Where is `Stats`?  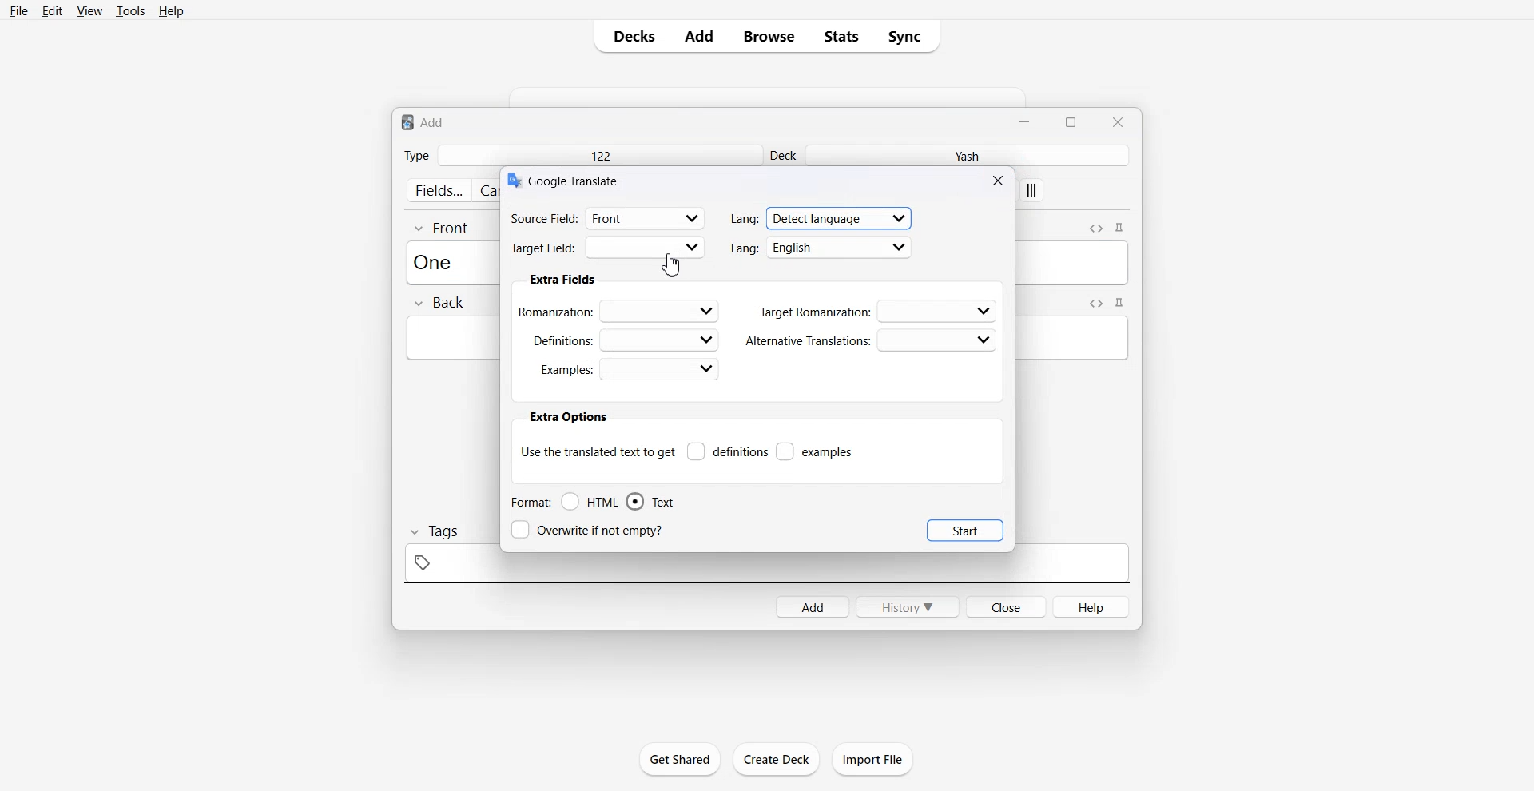
Stats is located at coordinates (841, 36).